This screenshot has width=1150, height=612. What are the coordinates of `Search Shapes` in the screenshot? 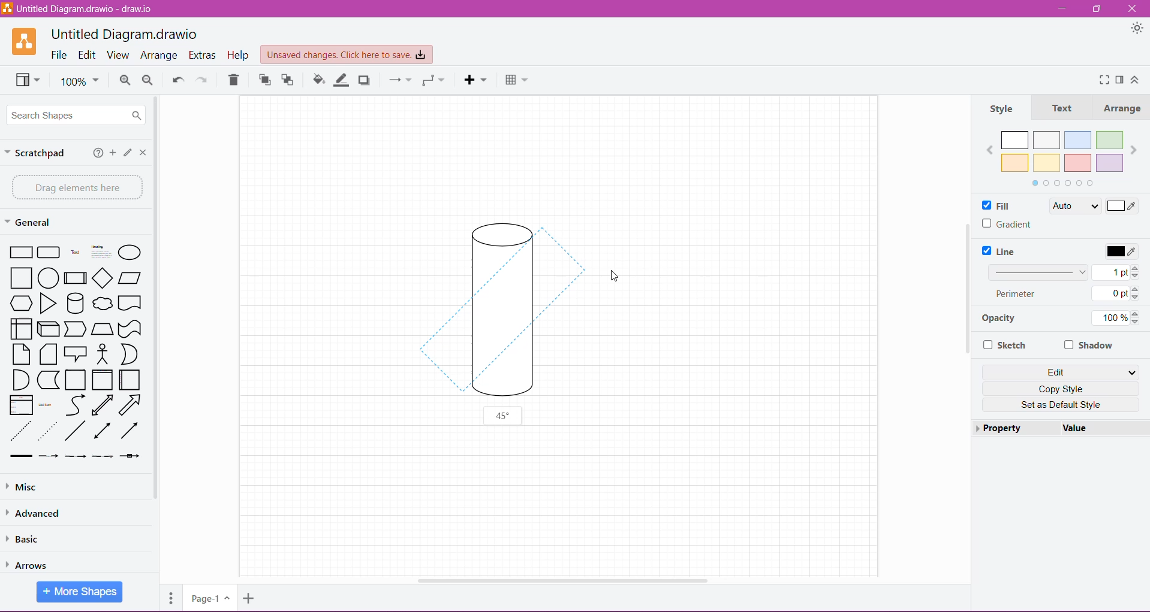 It's located at (78, 116).